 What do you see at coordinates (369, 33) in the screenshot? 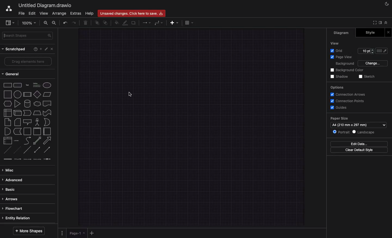
I see `Style` at bounding box center [369, 33].